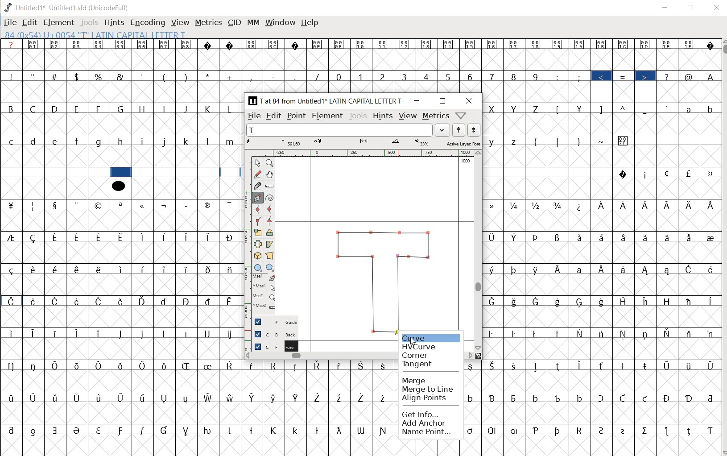 The image size is (727, 456). What do you see at coordinates (669, 301) in the screenshot?
I see `Symbol` at bounding box center [669, 301].